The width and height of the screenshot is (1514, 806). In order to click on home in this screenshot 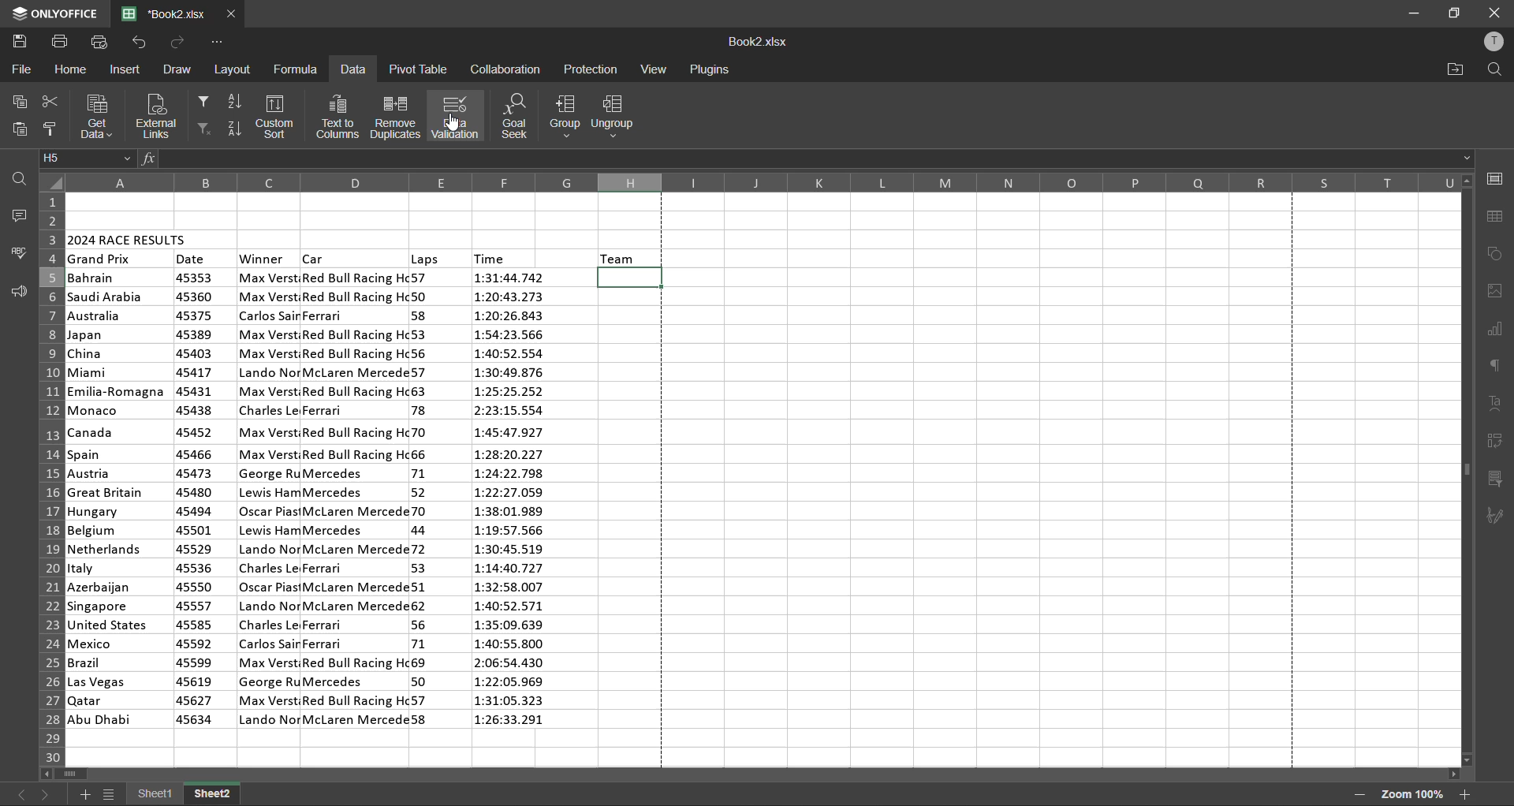, I will do `click(71, 71)`.